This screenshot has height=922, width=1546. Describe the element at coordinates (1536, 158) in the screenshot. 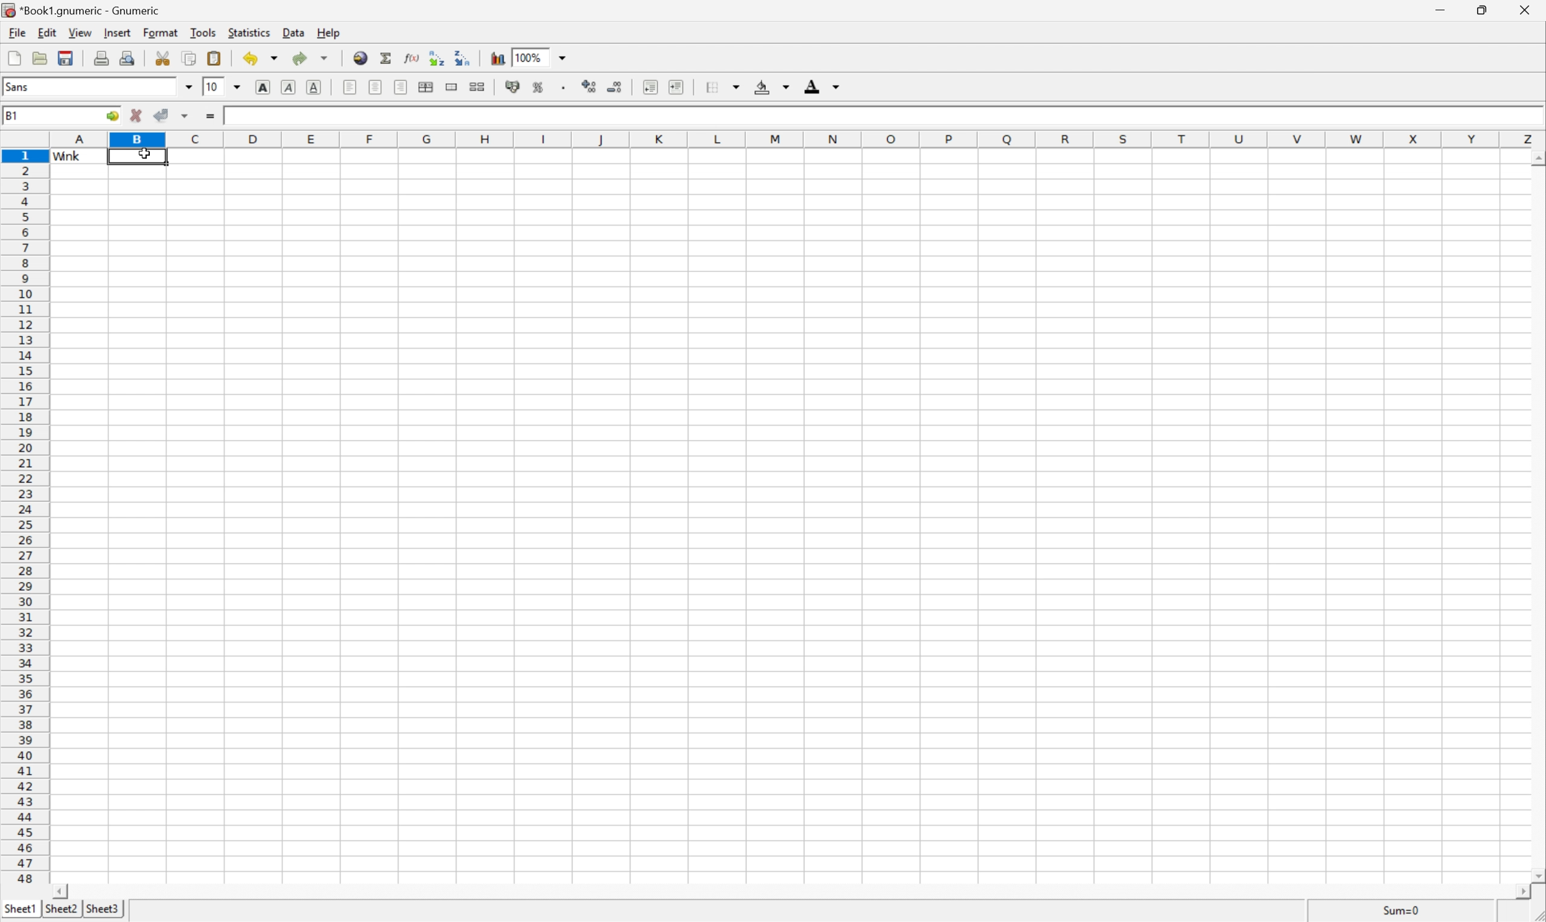

I see `scroll up` at that location.